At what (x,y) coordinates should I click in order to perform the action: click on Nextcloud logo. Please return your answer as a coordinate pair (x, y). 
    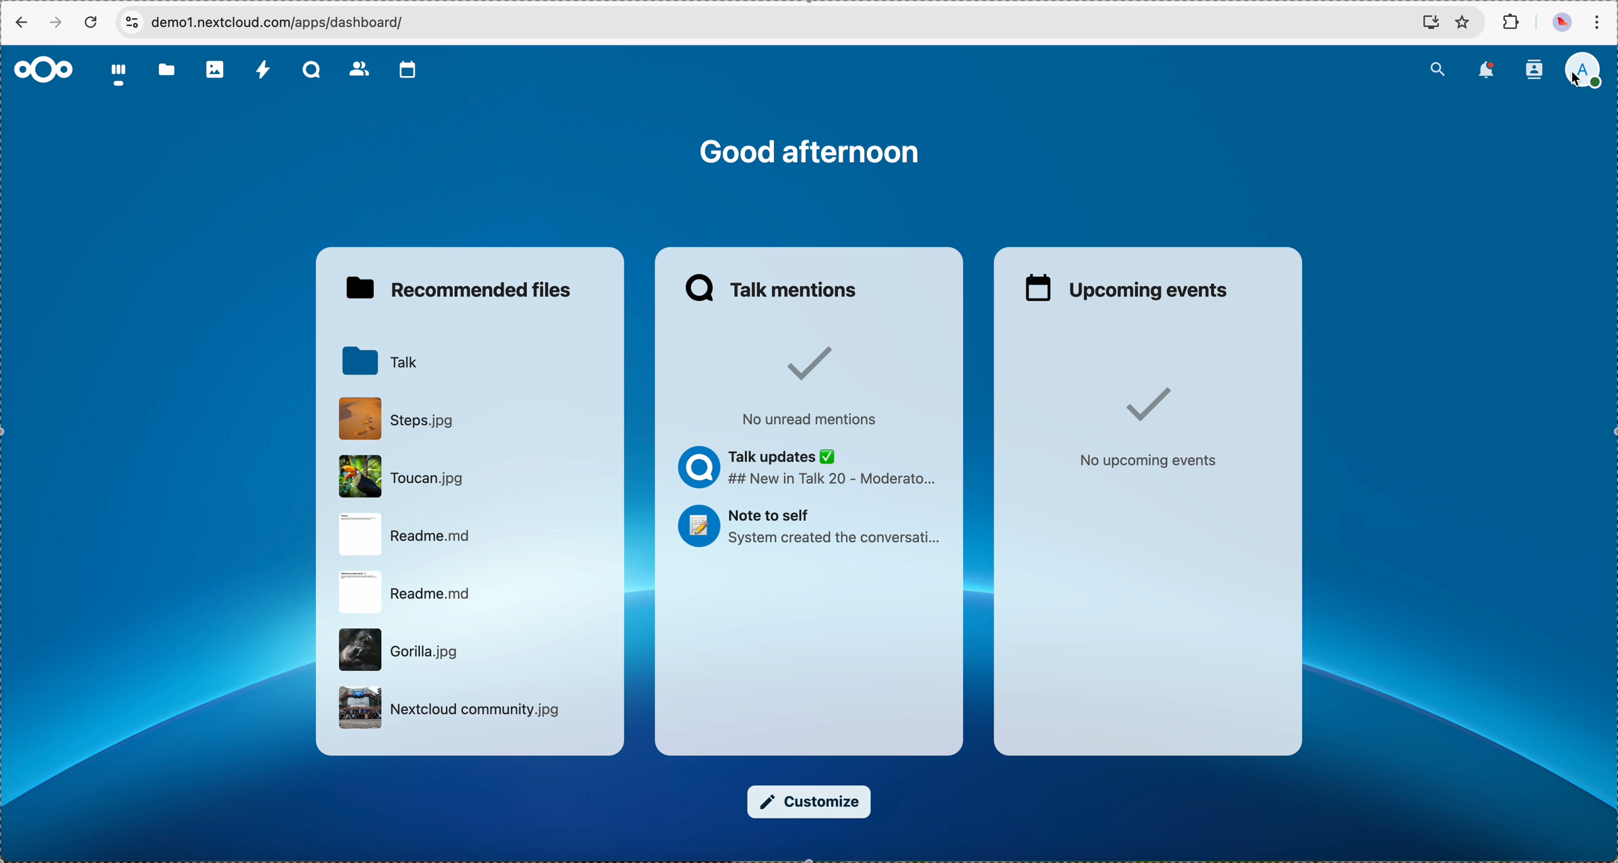
    Looking at the image, I should click on (42, 69).